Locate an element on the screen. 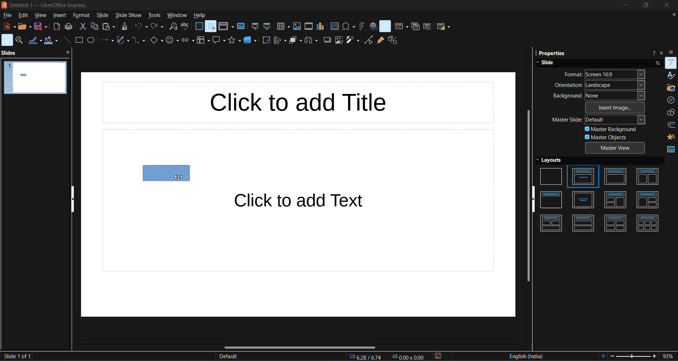 This screenshot has width=678, height=361. duplicate slide is located at coordinates (415, 27).